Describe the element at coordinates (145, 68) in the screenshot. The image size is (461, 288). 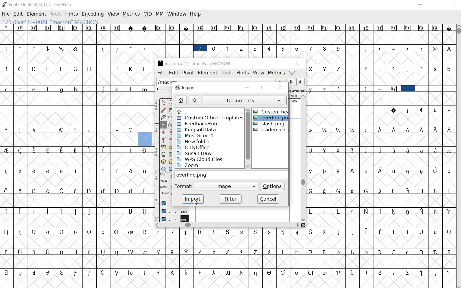
I see `L` at that location.